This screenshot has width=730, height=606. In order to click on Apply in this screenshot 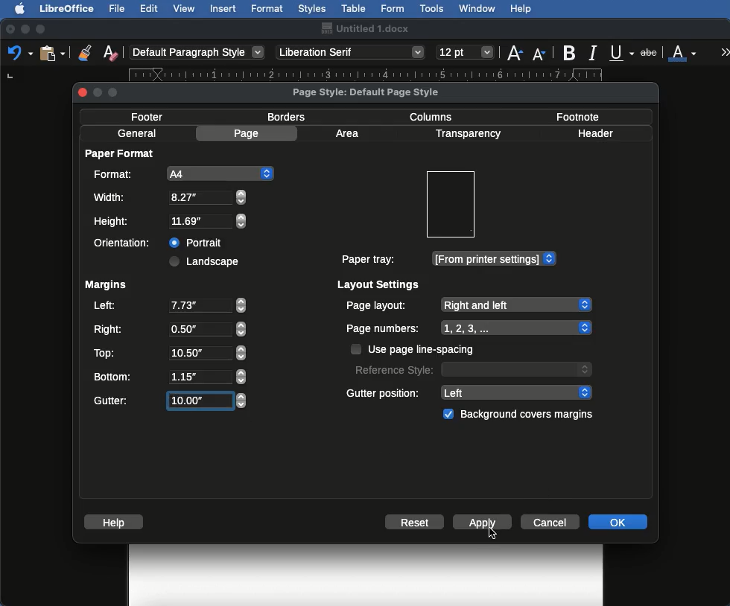, I will do `click(486, 522)`.